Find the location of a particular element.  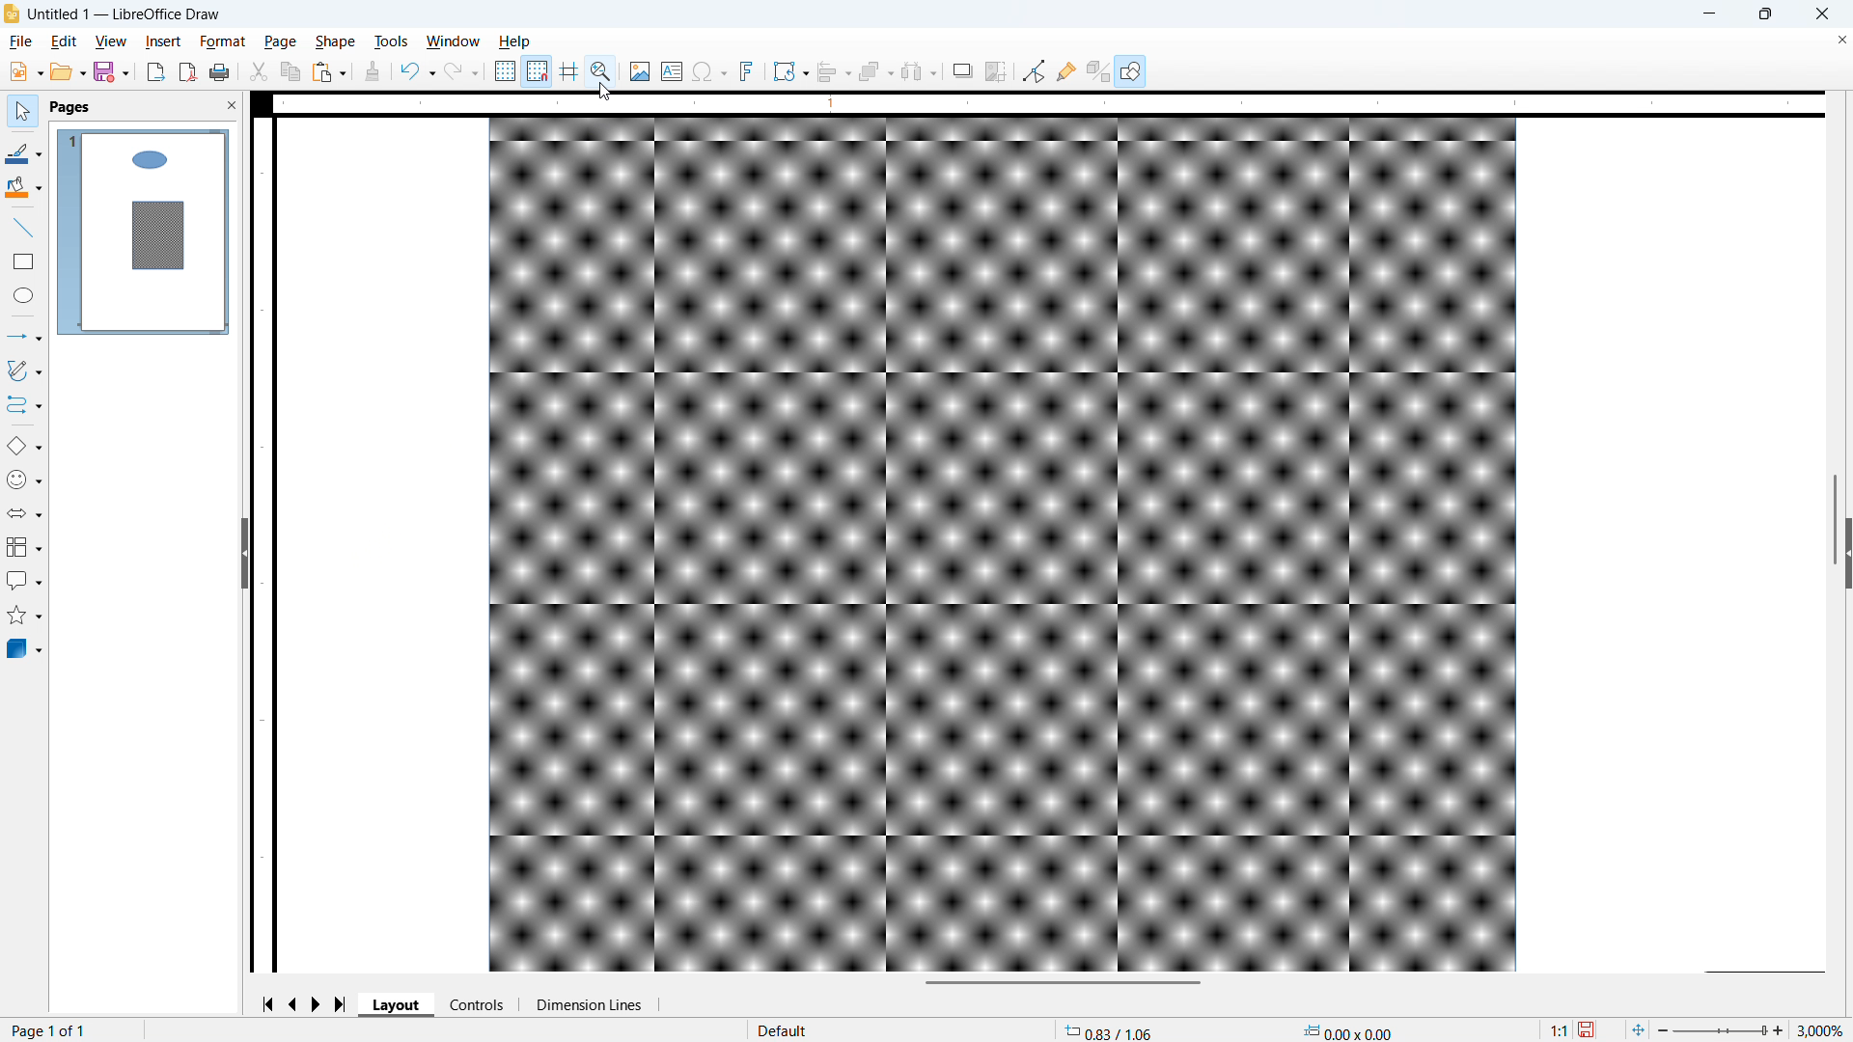

Snap to grid  is located at coordinates (538, 69).